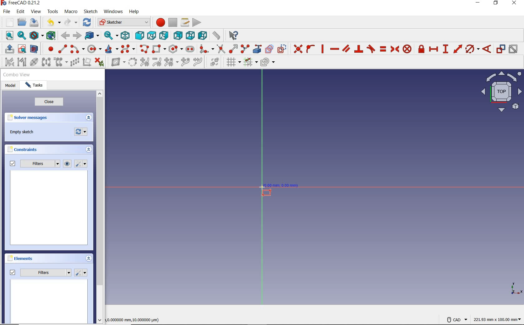  I want to click on CAD Navigation style, so click(455, 319).